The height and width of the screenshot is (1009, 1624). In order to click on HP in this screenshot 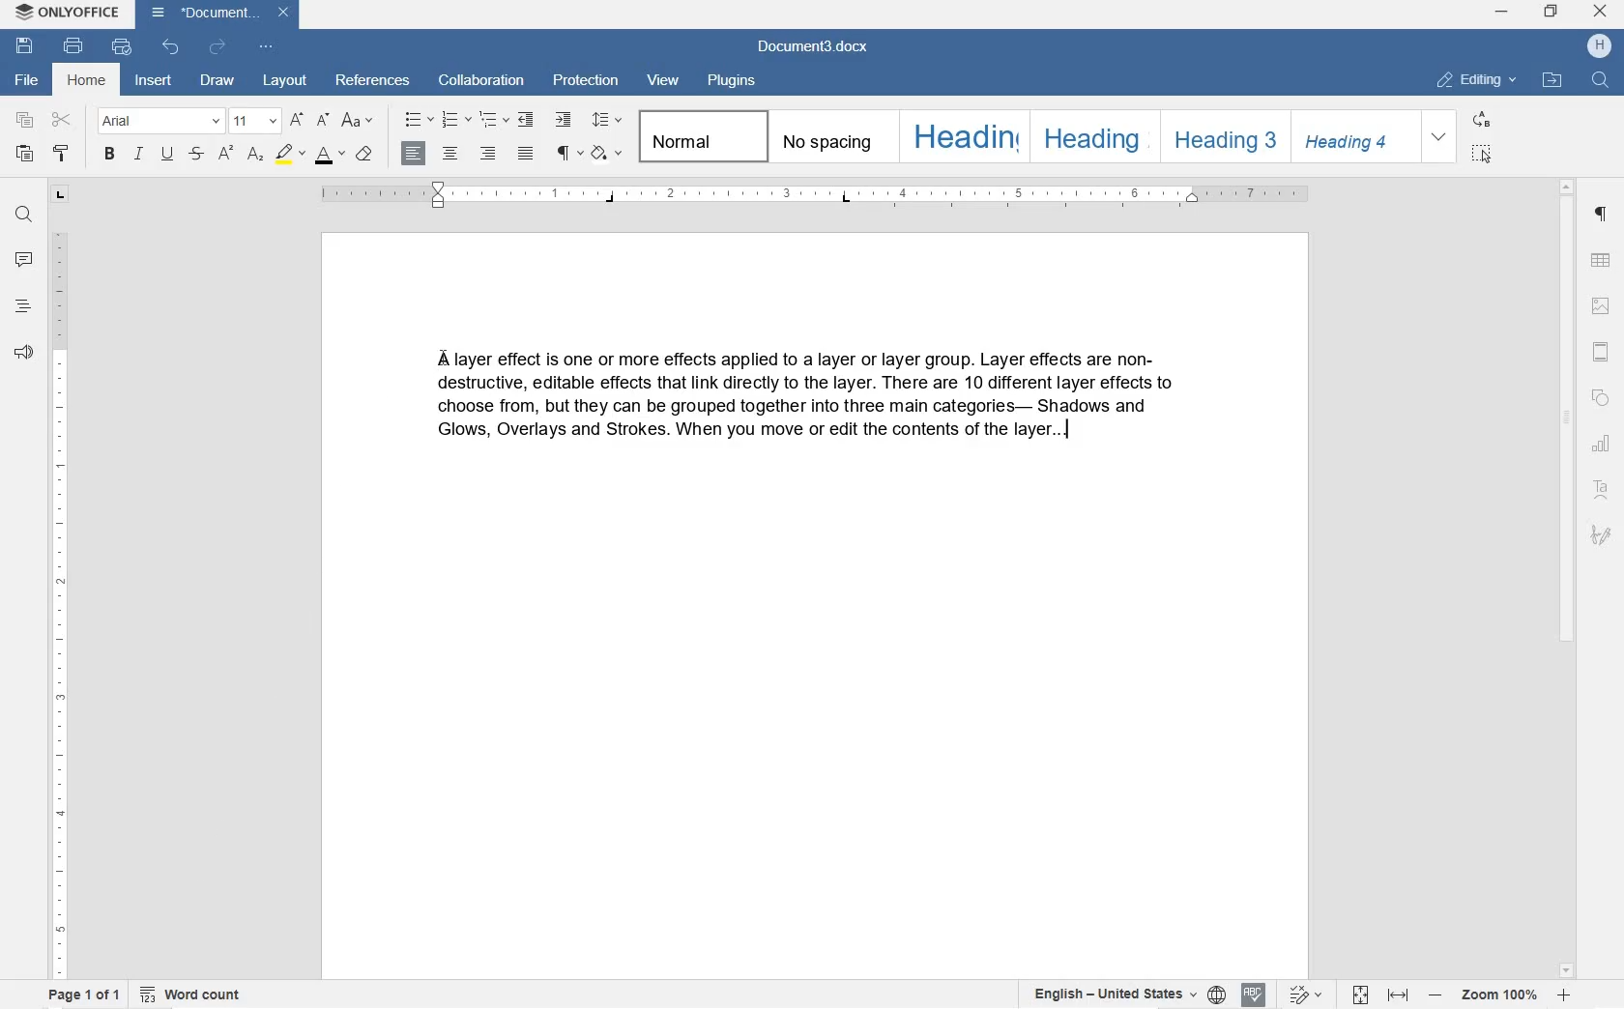, I will do `click(1598, 46)`.